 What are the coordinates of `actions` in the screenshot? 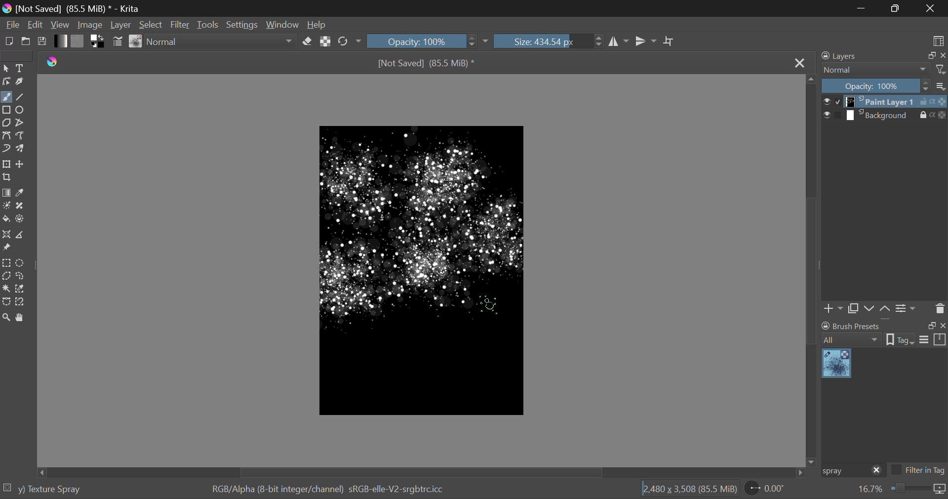 It's located at (933, 115).